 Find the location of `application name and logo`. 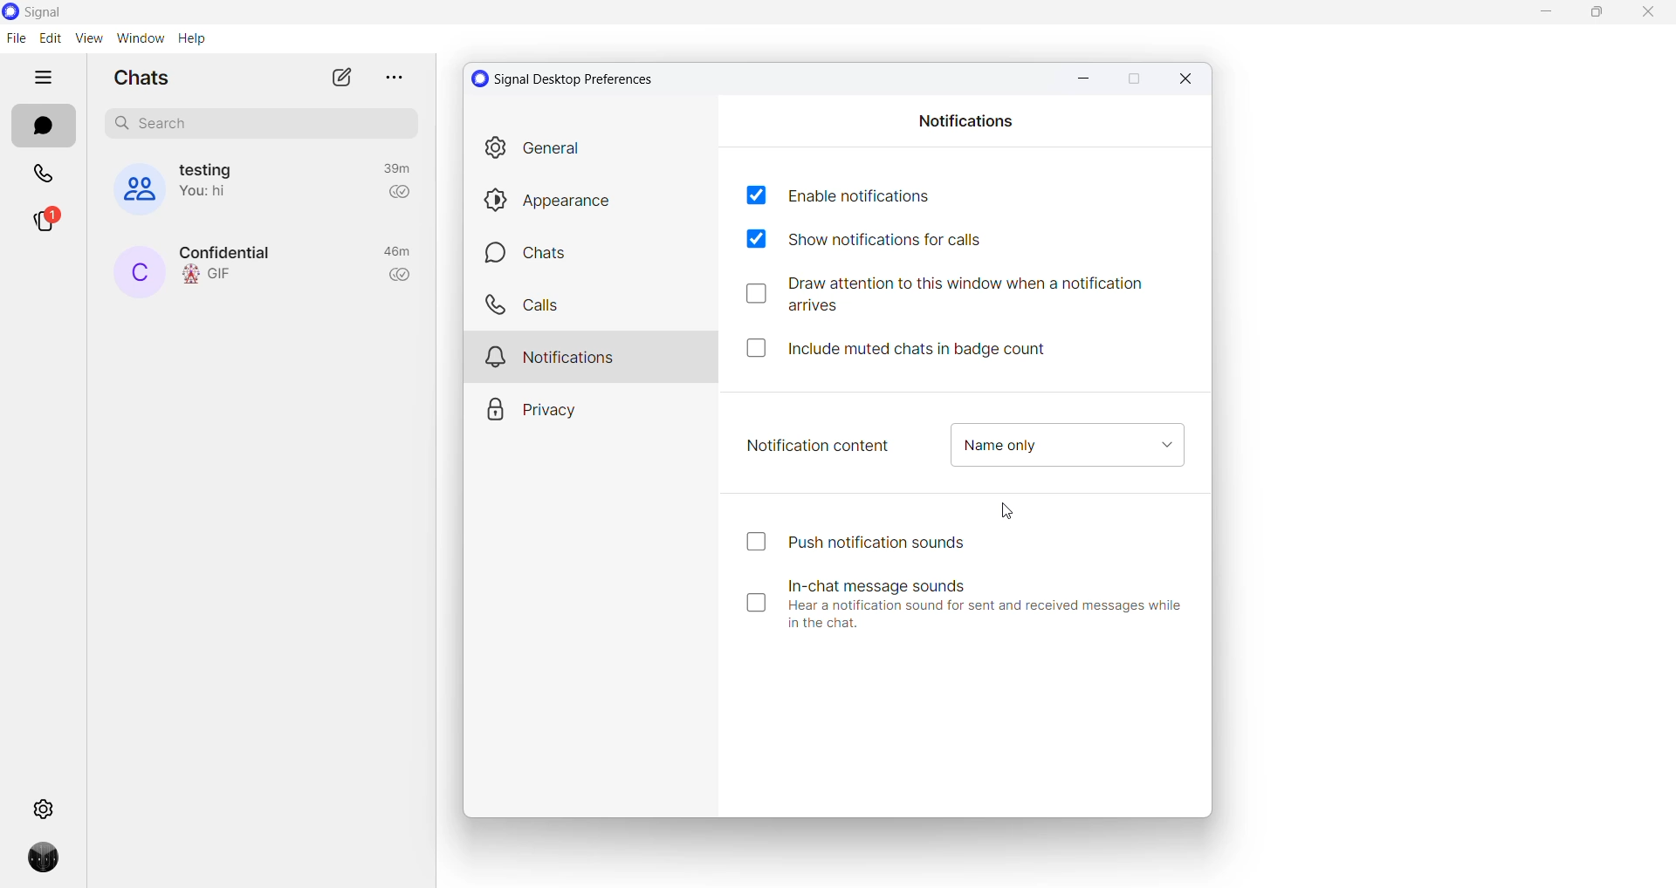

application name and logo is located at coordinates (64, 12).